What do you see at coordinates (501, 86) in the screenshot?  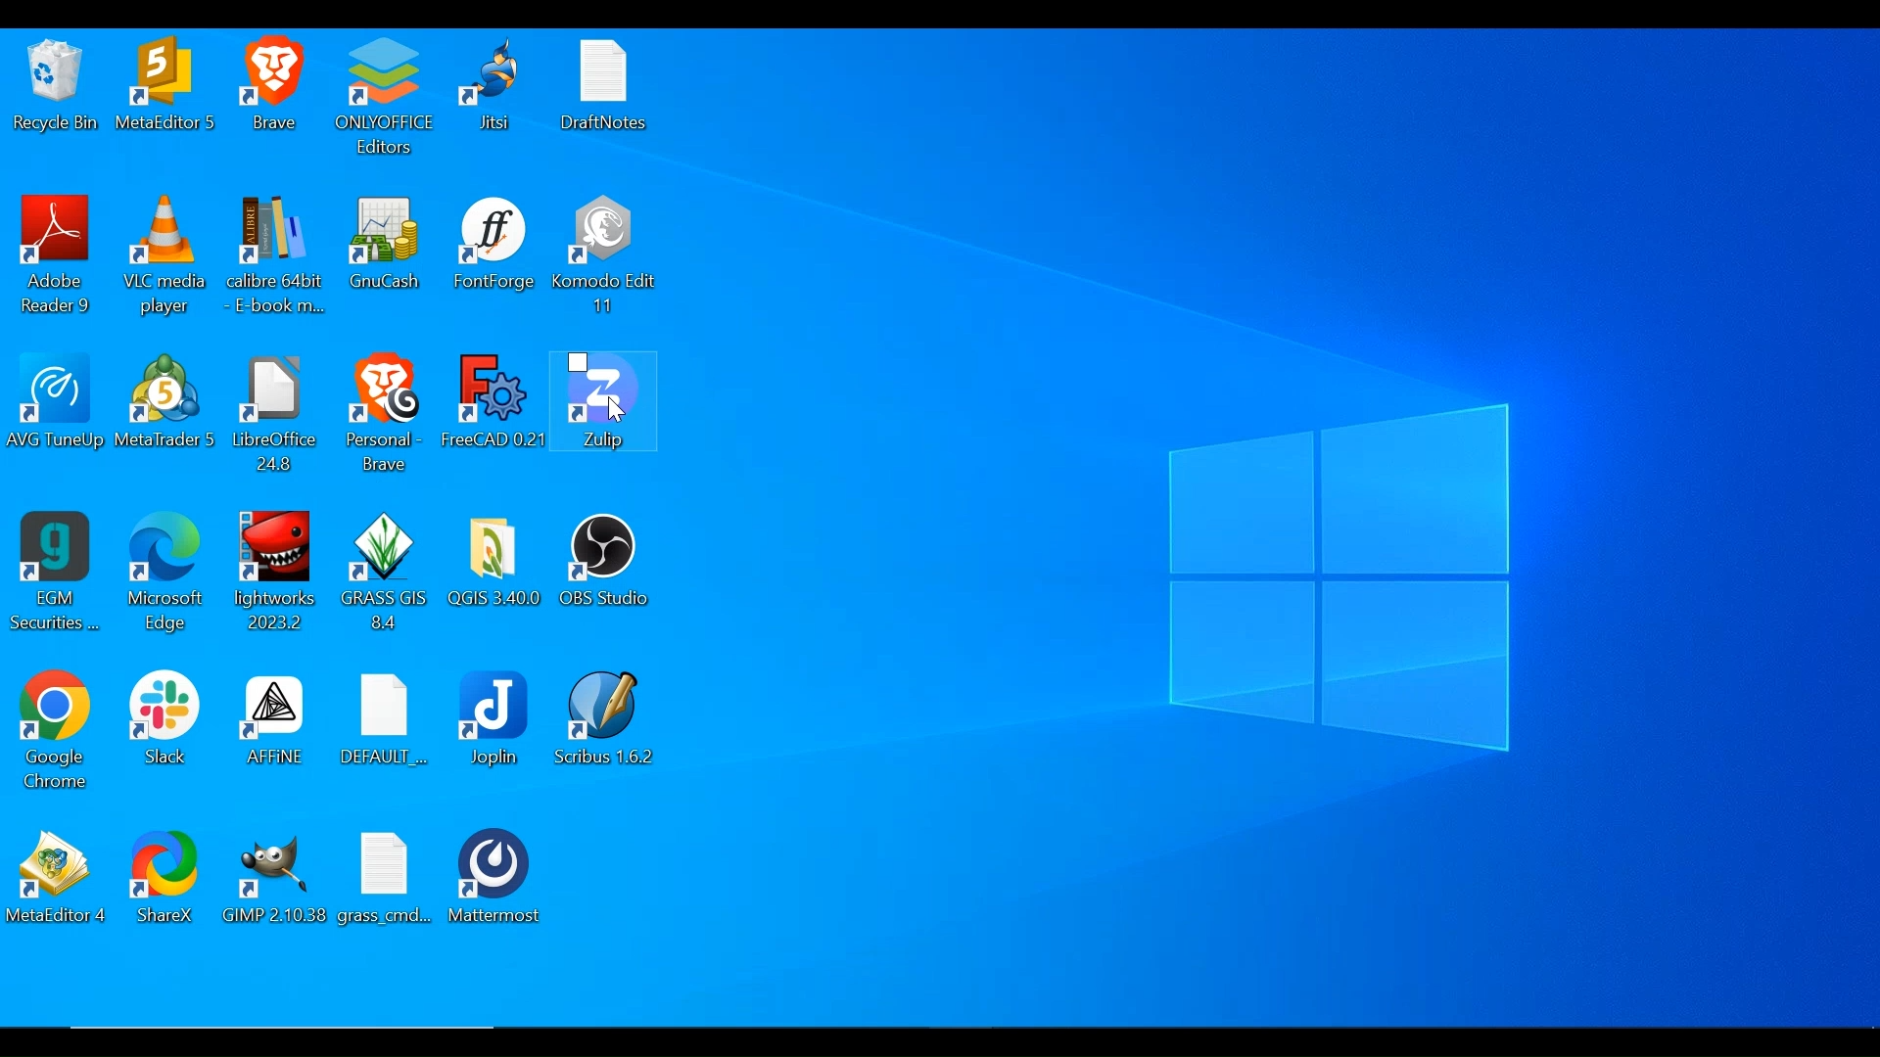 I see `Desktop icon` at bounding box center [501, 86].